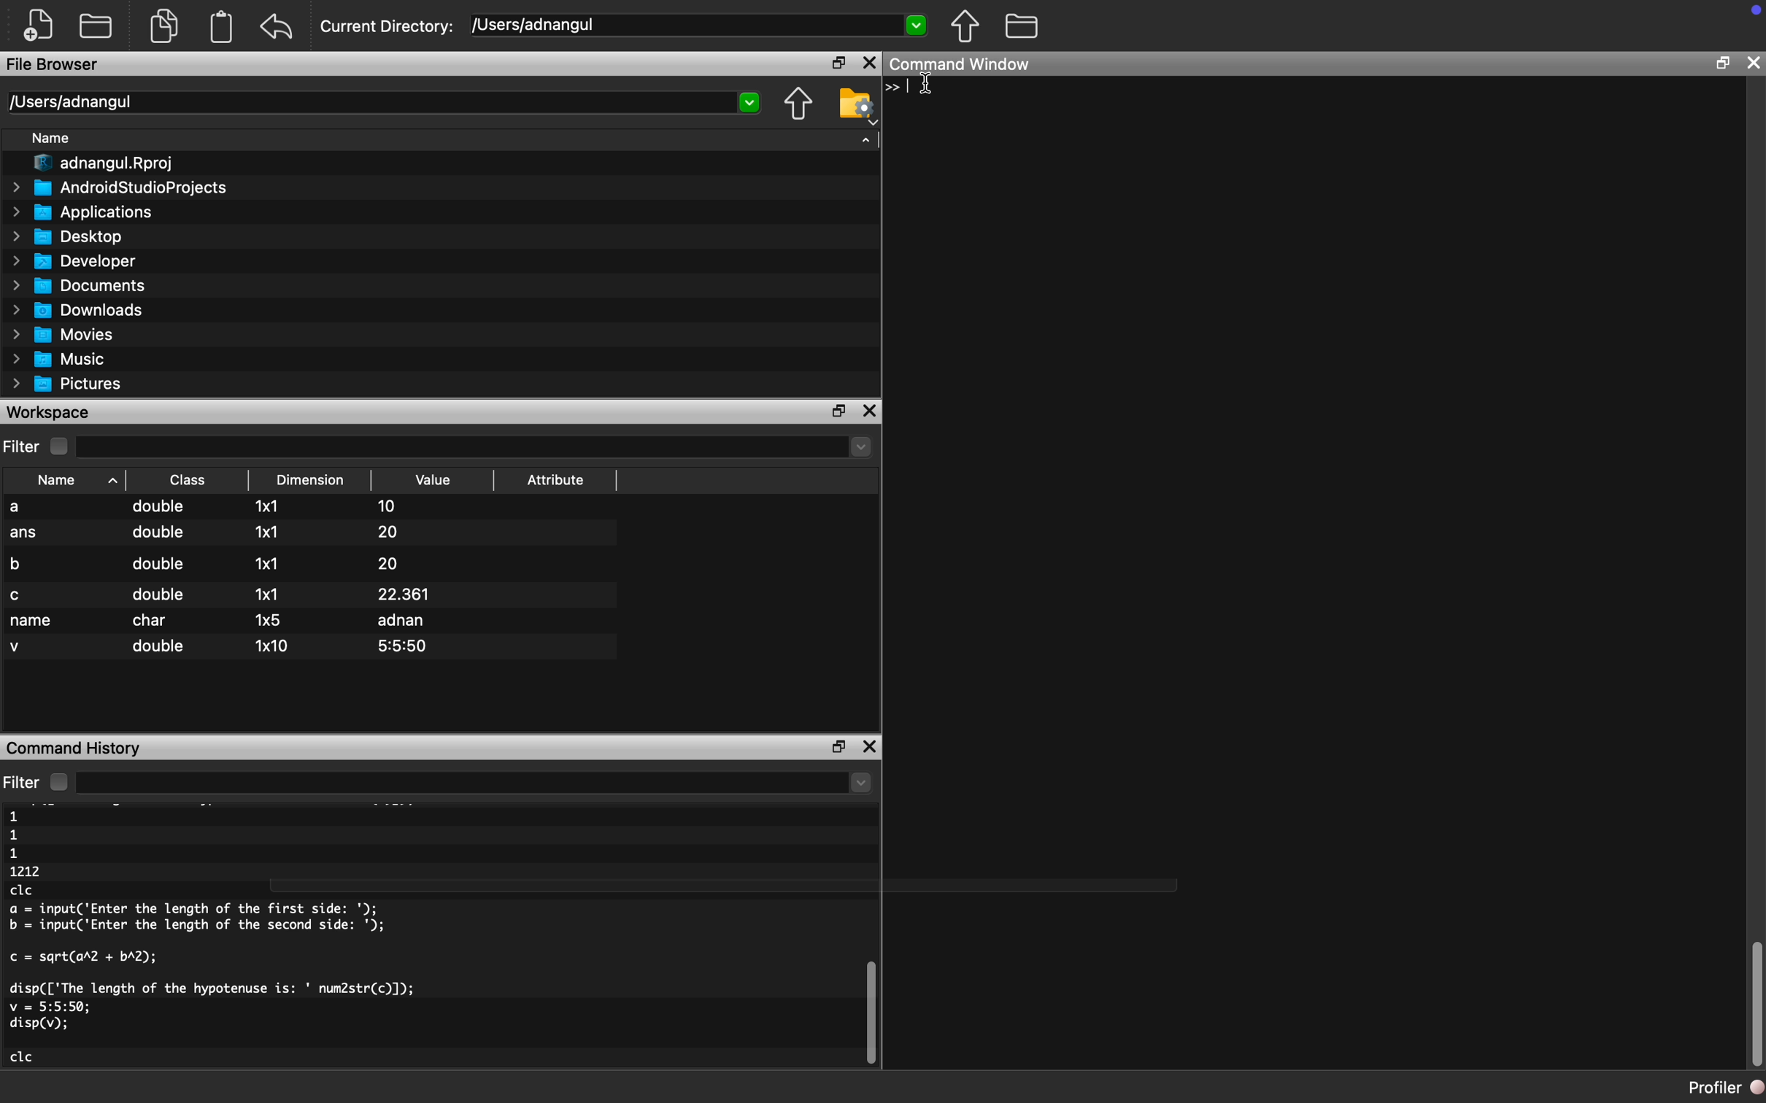 This screenshot has width=1766, height=1103. Describe the element at coordinates (18, 565) in the screenshot. I see `b` at that location.